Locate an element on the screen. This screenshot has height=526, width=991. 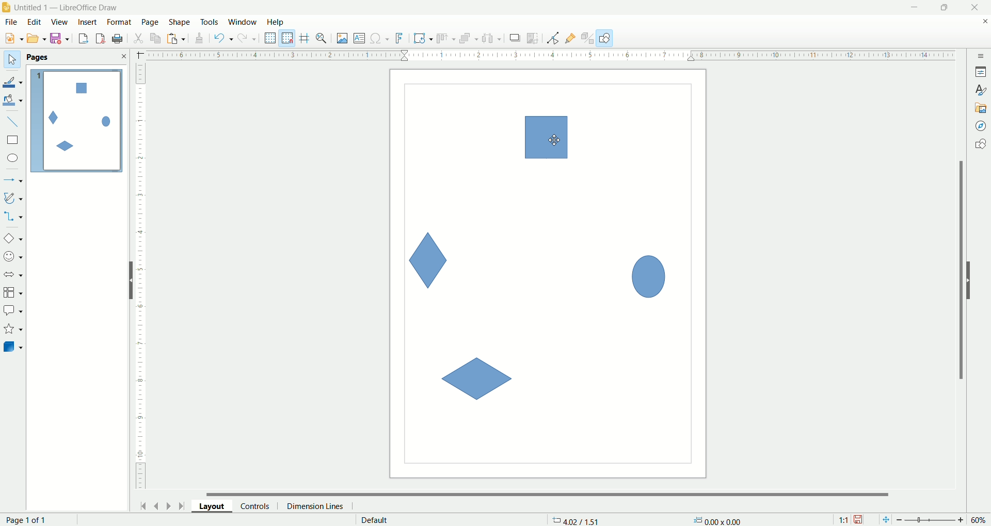
display grid is located at coordinates (271, 37).